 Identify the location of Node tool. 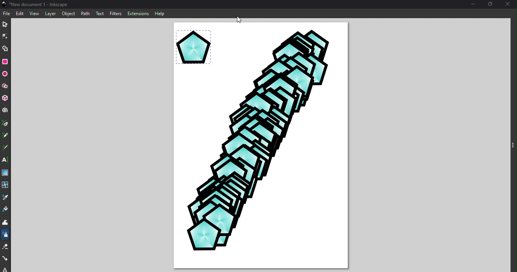
(6, 35).